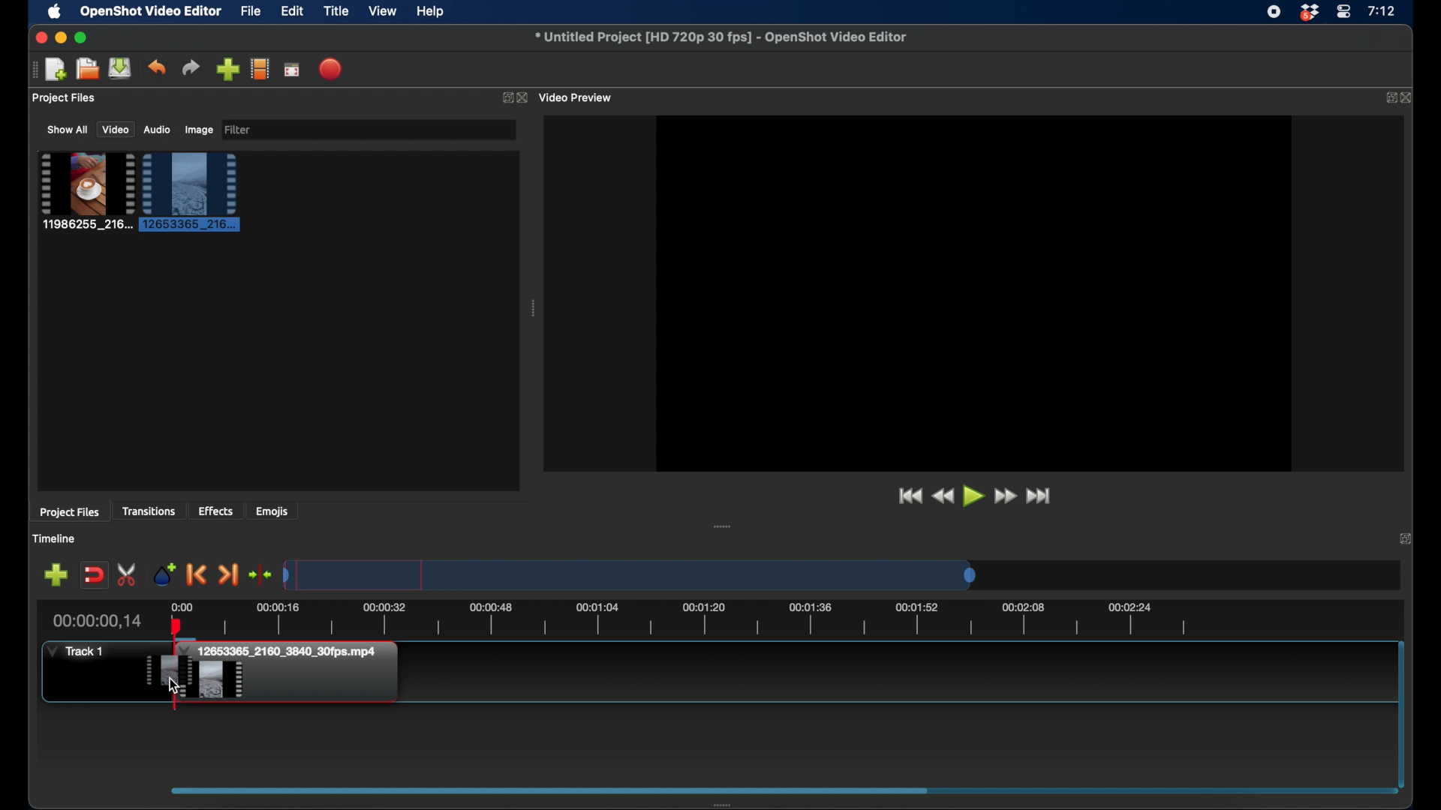 This screenshot has width=1441, height=810. What do you see at coordinates (128, 574) in the screenshot?
I see `enable razor` at bounding box center [128, 574].